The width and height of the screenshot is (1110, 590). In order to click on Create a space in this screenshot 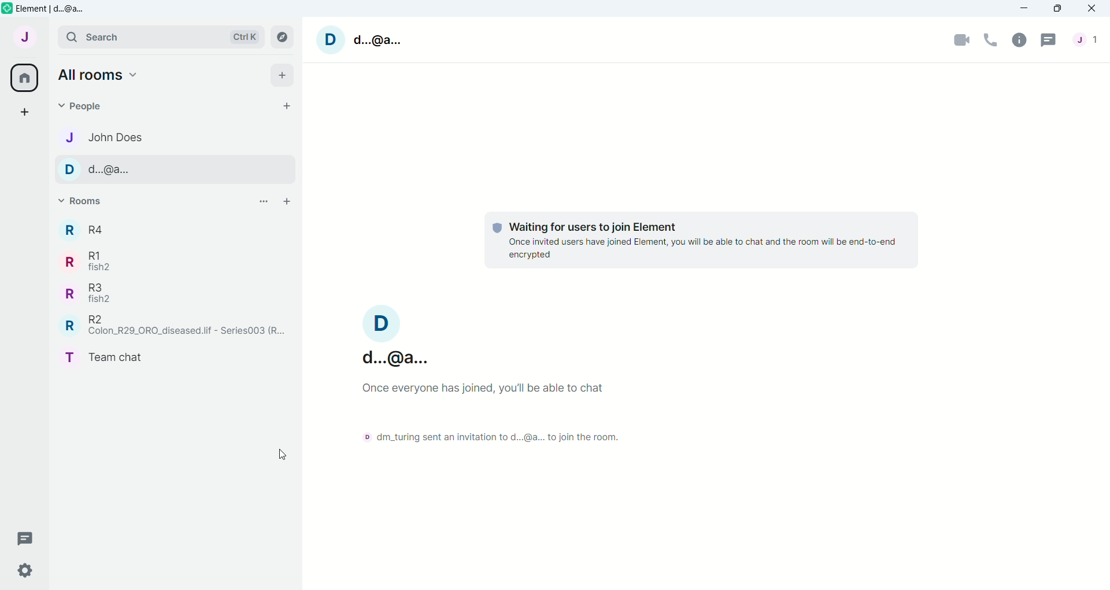, I will do `click(27, 111)`.